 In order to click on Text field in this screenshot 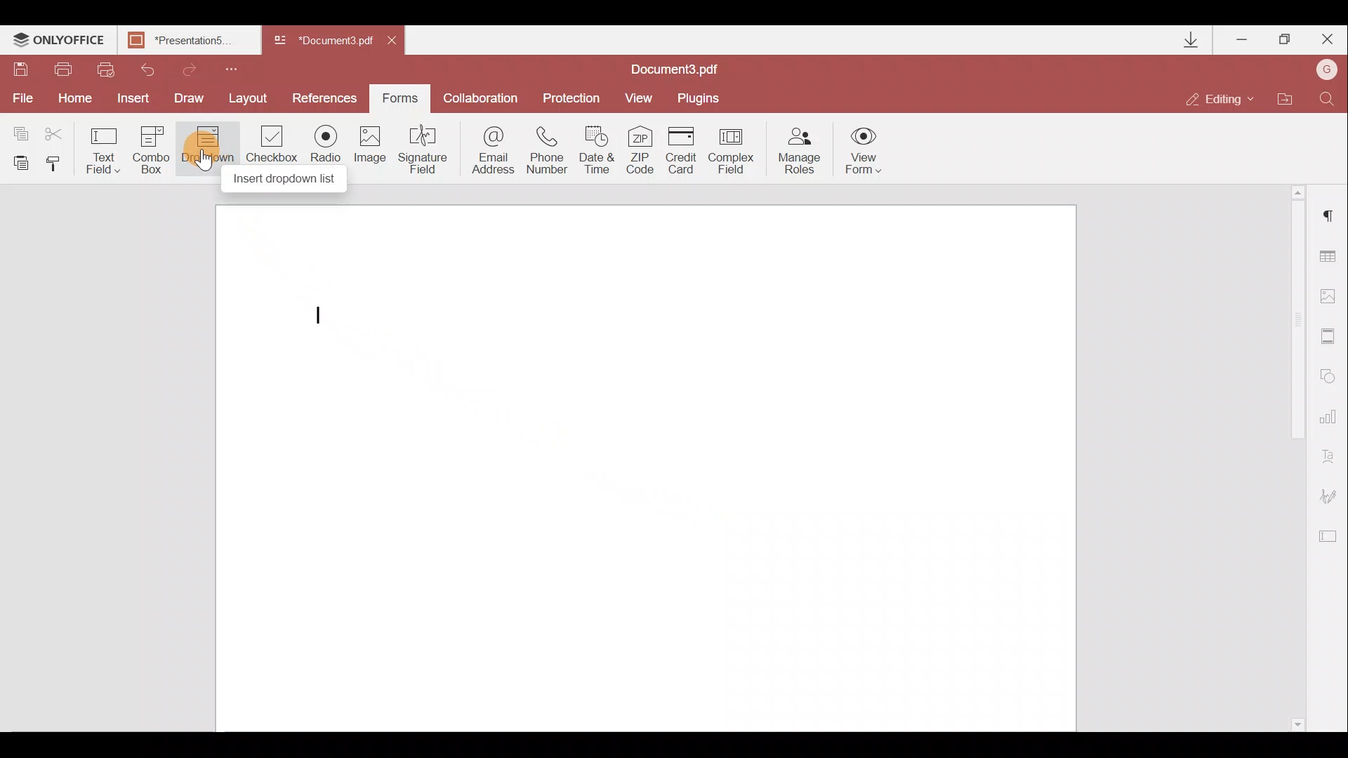, I will do `click(101, 150)`.